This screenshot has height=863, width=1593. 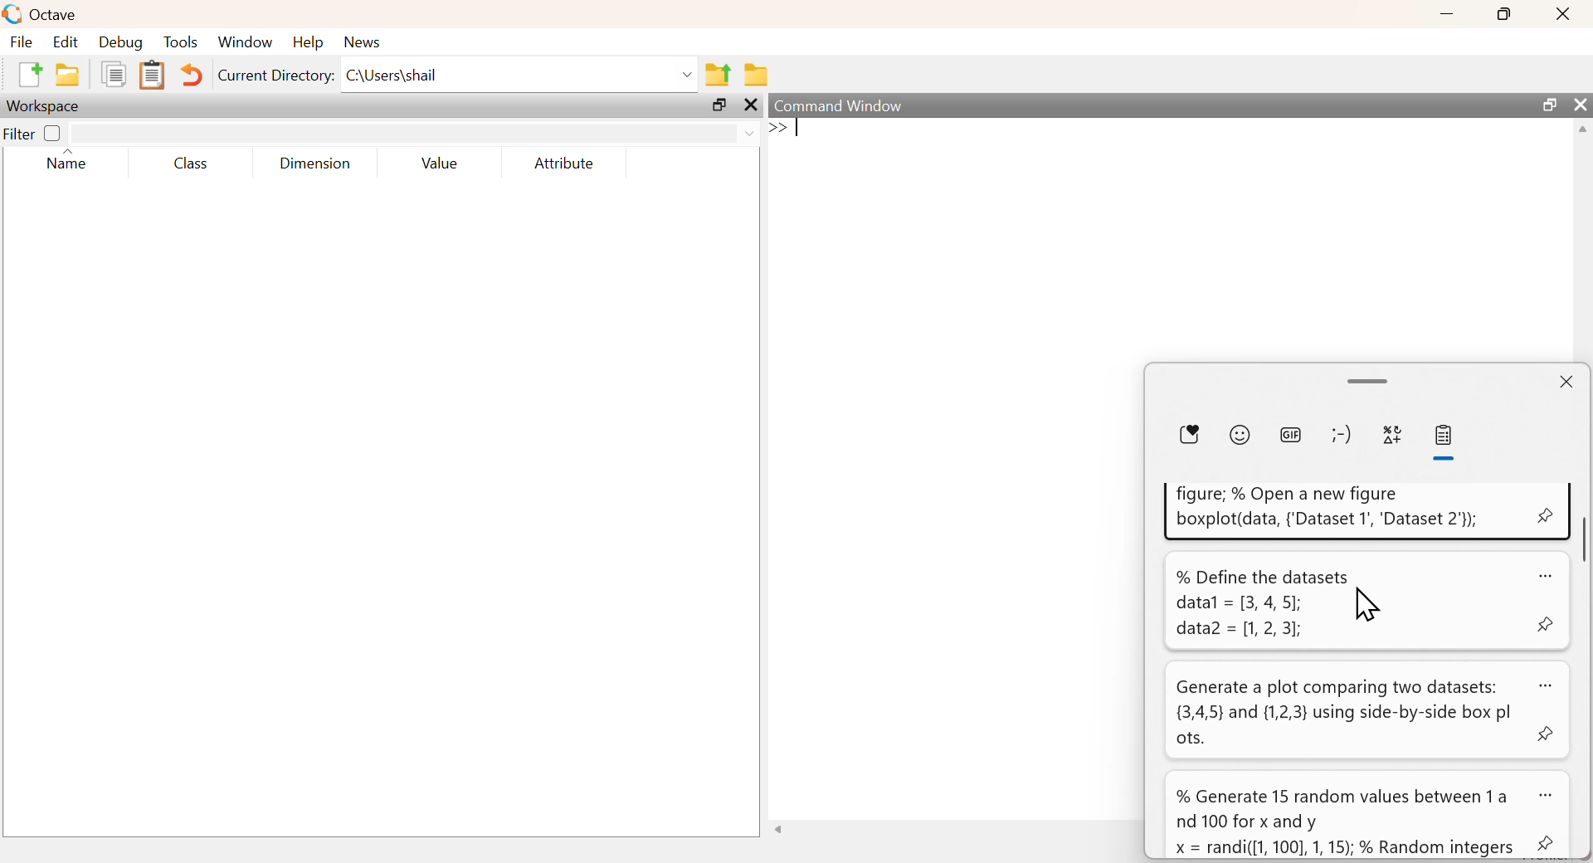 I want to click on maximize, so click(x=1505, y=12).